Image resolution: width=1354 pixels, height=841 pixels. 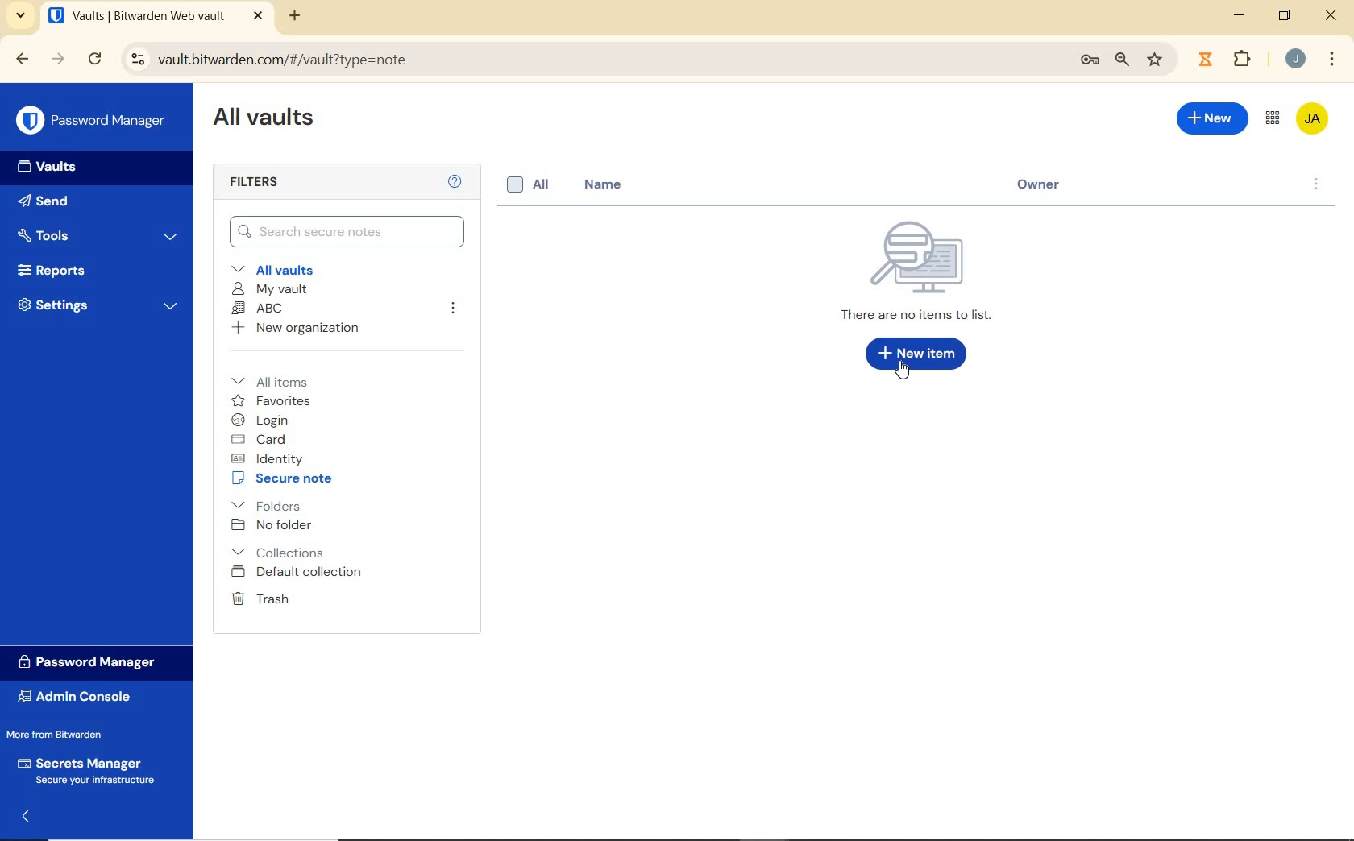 I want to click on Search Vault, so click(x=347, y=233).